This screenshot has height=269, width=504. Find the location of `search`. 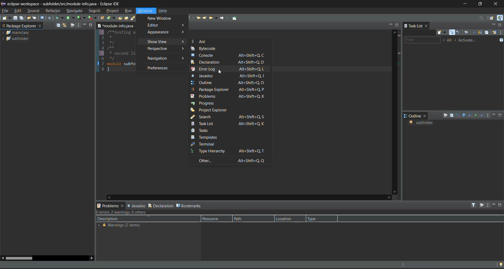

search is located at coordinates (96, 11).